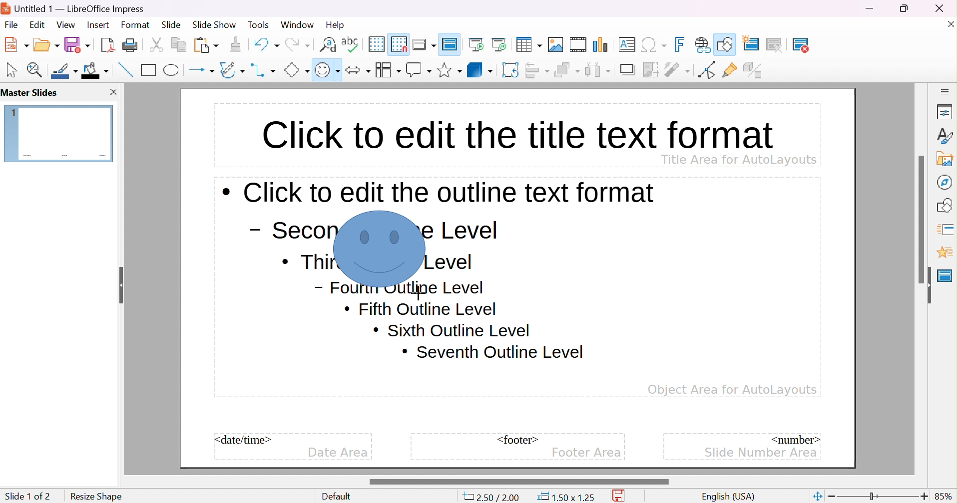  What do you see at coordinates (945, 275) in the screenshot?
I see `master slide` at bounding box center [945, 275].